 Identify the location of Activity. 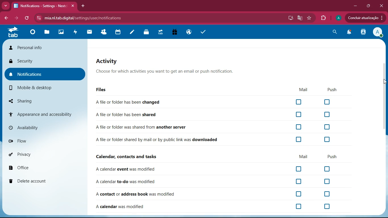
(165, 60).